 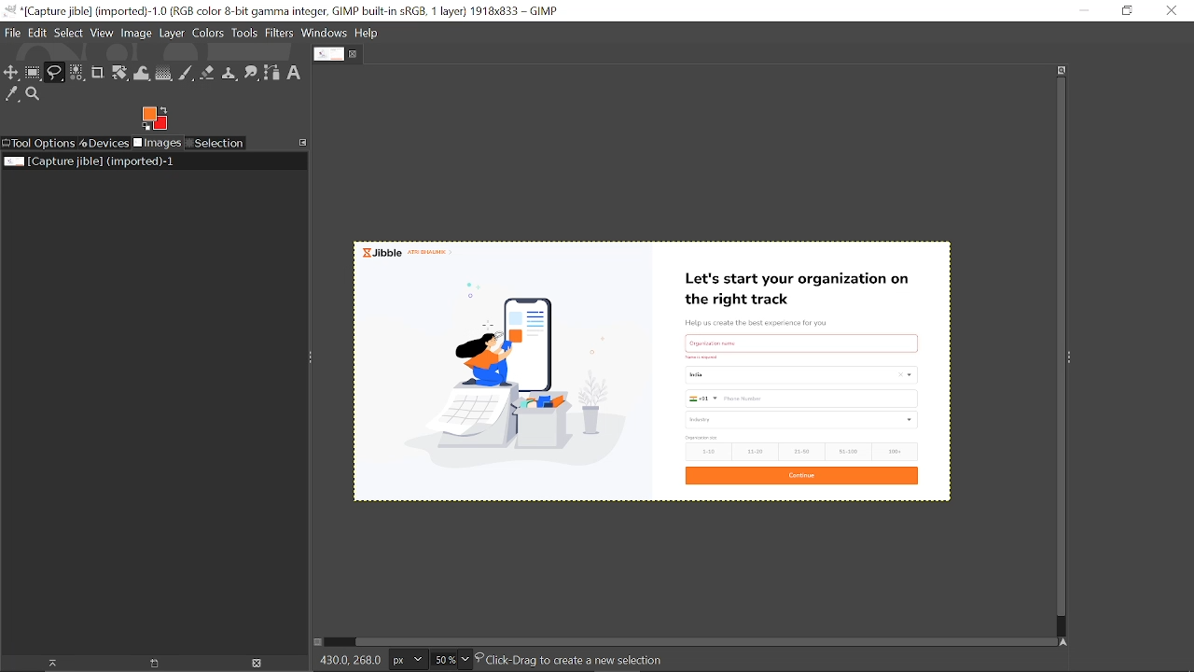 I want to click on Filters, so click(x=280, y=34).